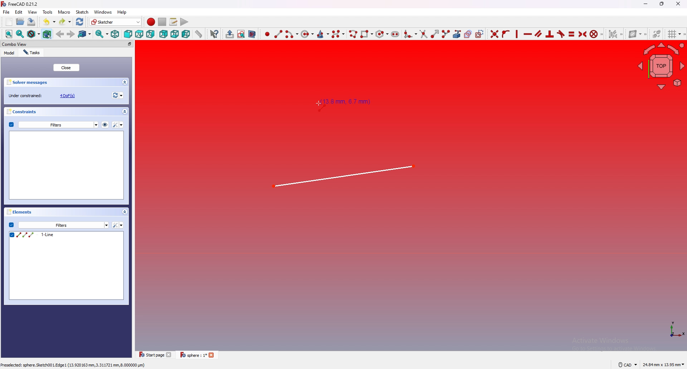 This screenshot has width=687, height=369. I want to click on Left, so click(186, 34).